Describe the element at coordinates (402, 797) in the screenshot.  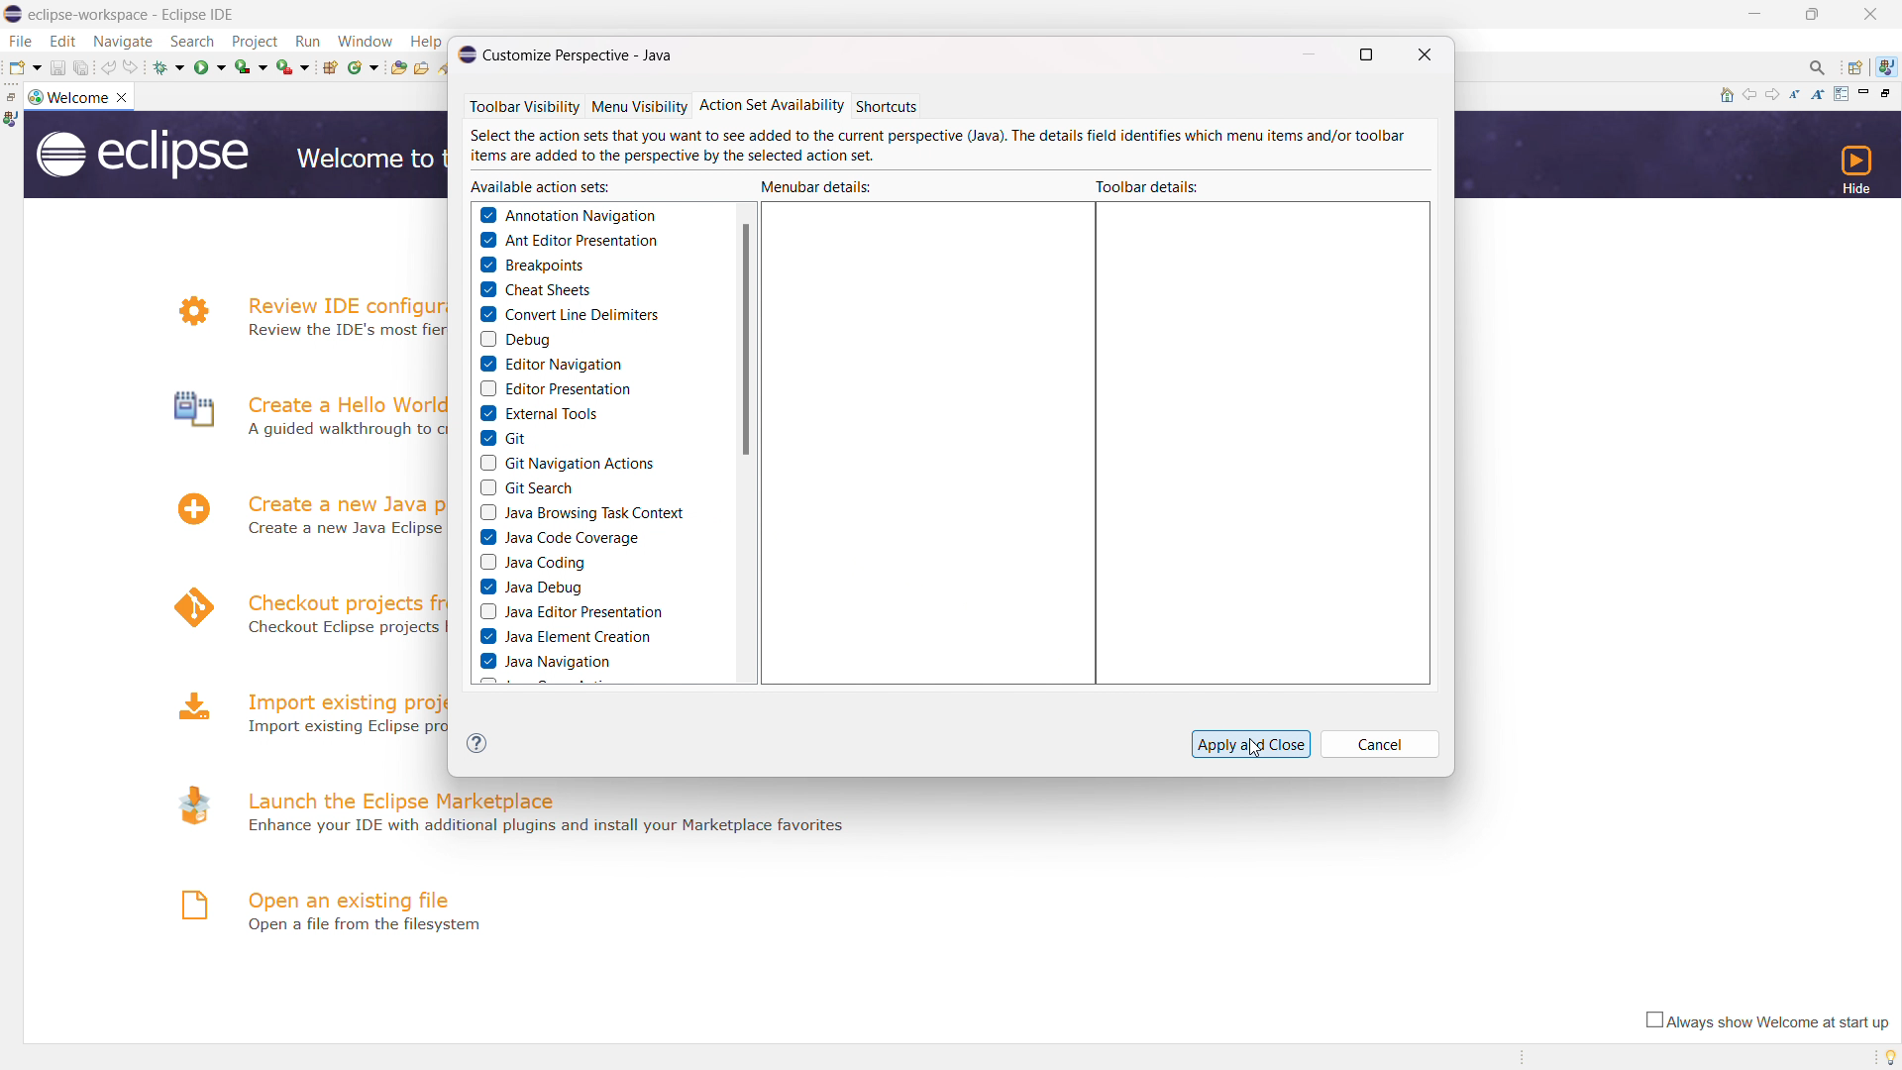
I see `launch the eclipse marketplace` at that location.